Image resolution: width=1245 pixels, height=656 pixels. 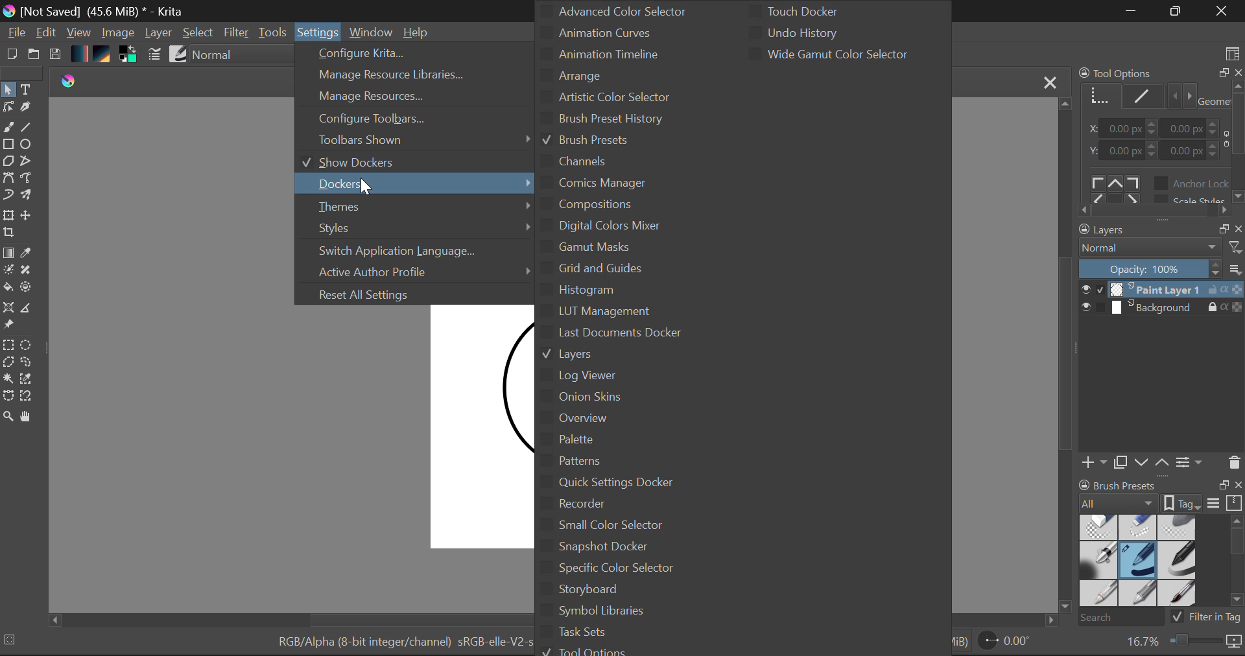 What do you see at coordinates (47, 33) in the screenshot?
I see `Edit` at bounding box center [47, 33].